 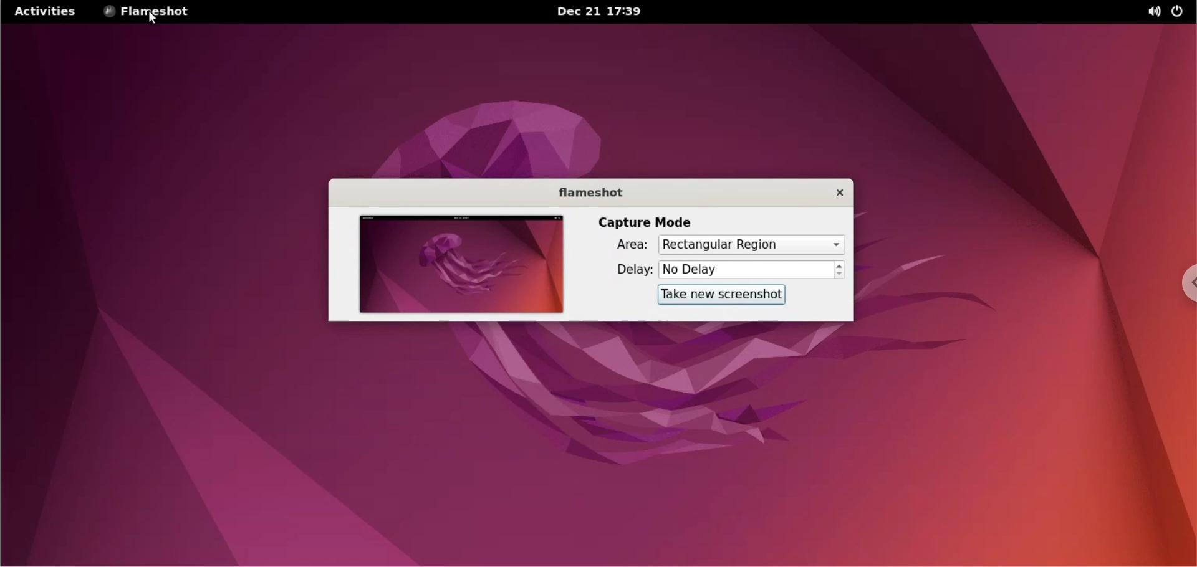 I want to click on power options, so click(x=1180, y=12).